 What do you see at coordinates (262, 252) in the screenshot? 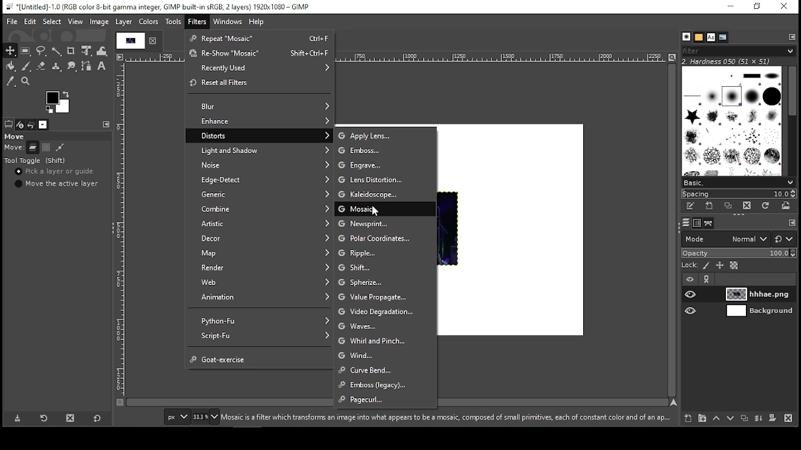
I see `map` at bounding box center [262, 252].